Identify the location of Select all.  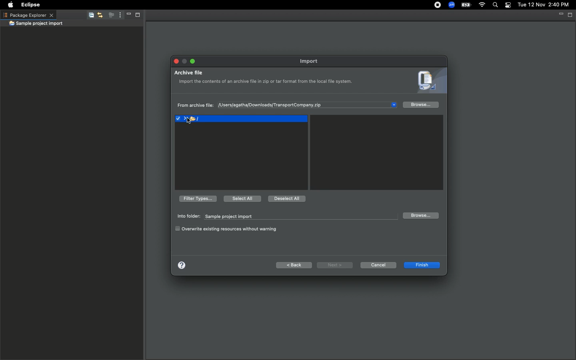
(242, 198).